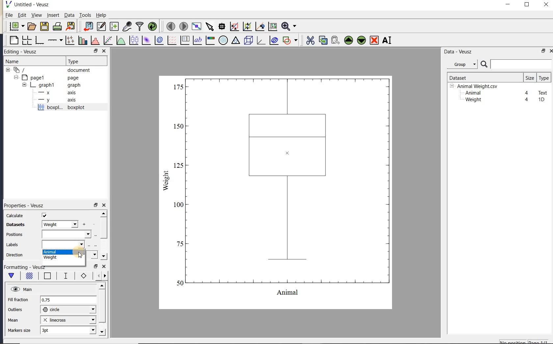  I want to click on check/uncheck, so click(44, 215).